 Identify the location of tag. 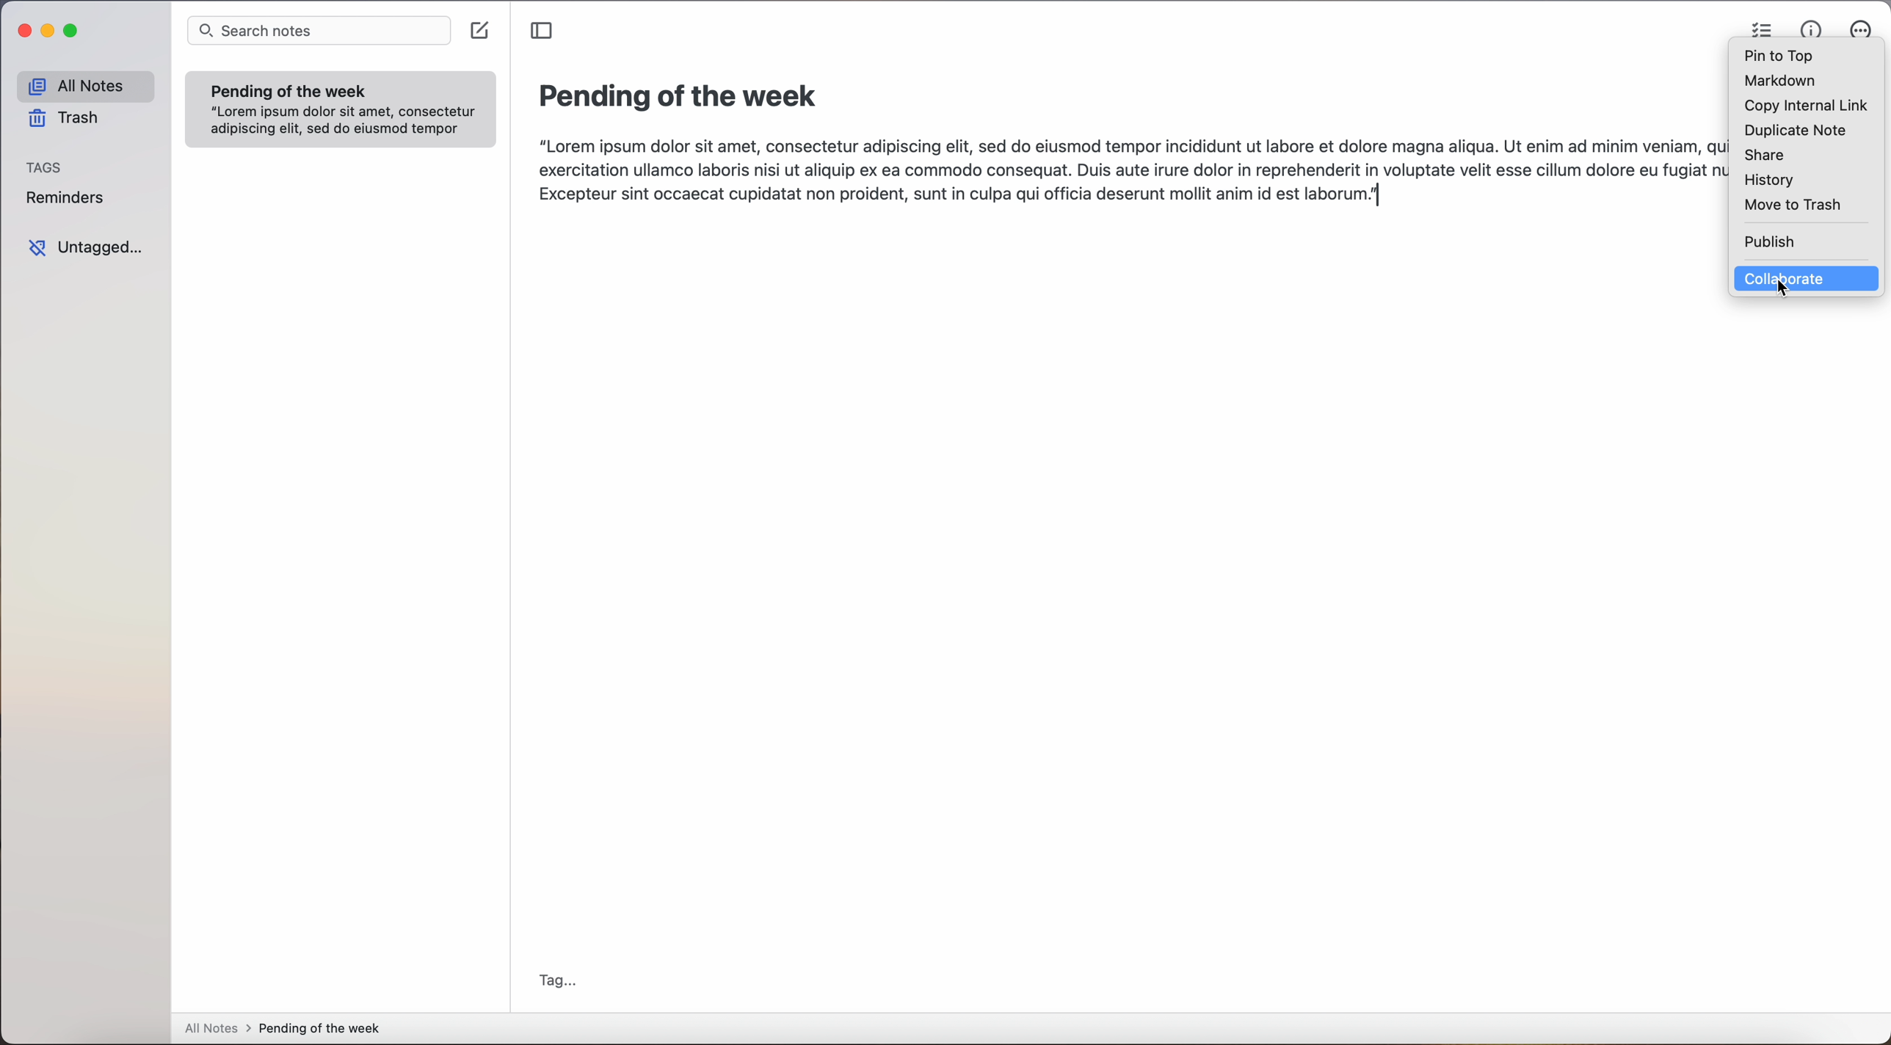
(560, 980).